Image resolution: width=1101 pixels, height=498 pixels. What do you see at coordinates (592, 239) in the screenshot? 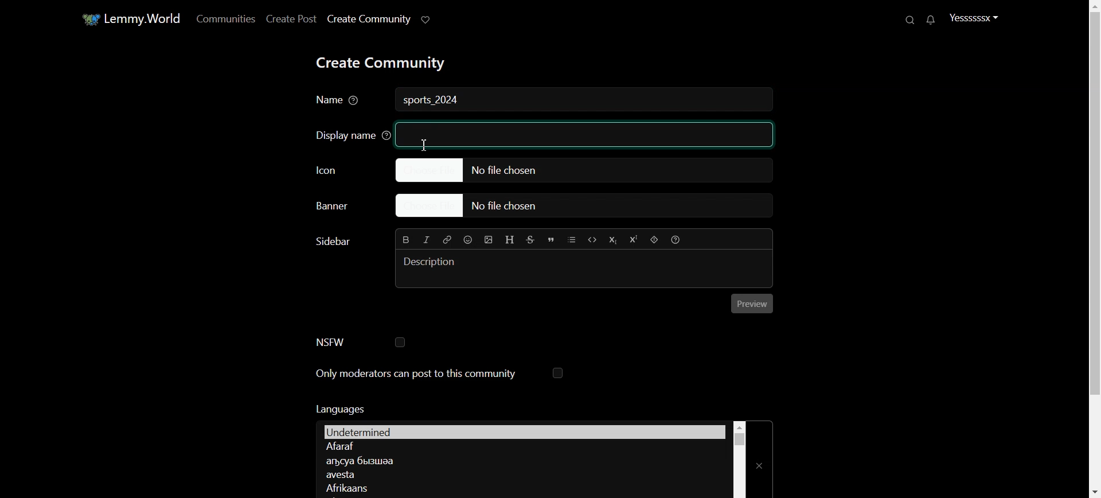
I see `Code` at bounding box center [592, 239].